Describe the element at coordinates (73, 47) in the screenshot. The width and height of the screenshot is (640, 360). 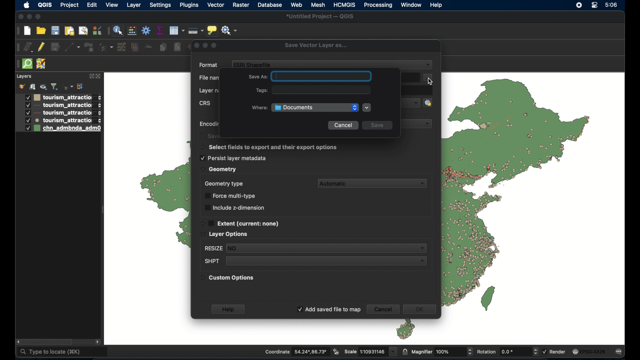
I see `digitize with segment` at that location.